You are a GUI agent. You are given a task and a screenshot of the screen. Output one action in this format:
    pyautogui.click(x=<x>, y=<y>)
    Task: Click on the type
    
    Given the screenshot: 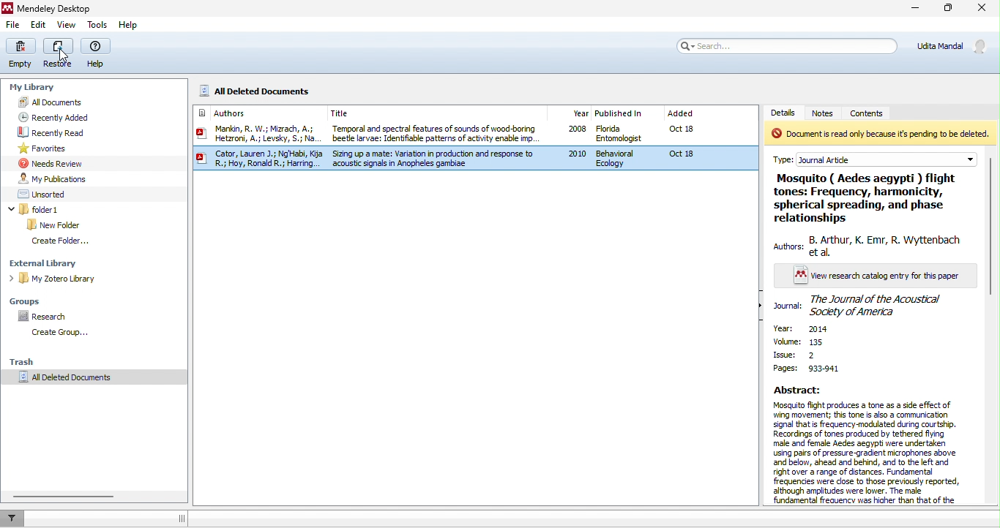 What is the action you would take?
    pyautogui.click(x=882, y=156)
    